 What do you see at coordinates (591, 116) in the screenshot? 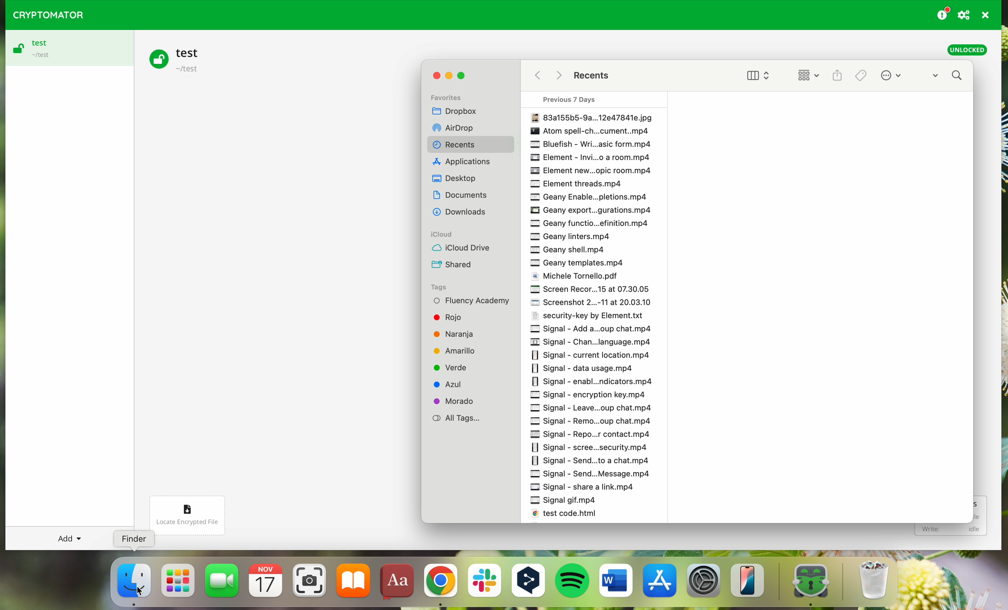
I see `File` at bounding box center [591, 116].